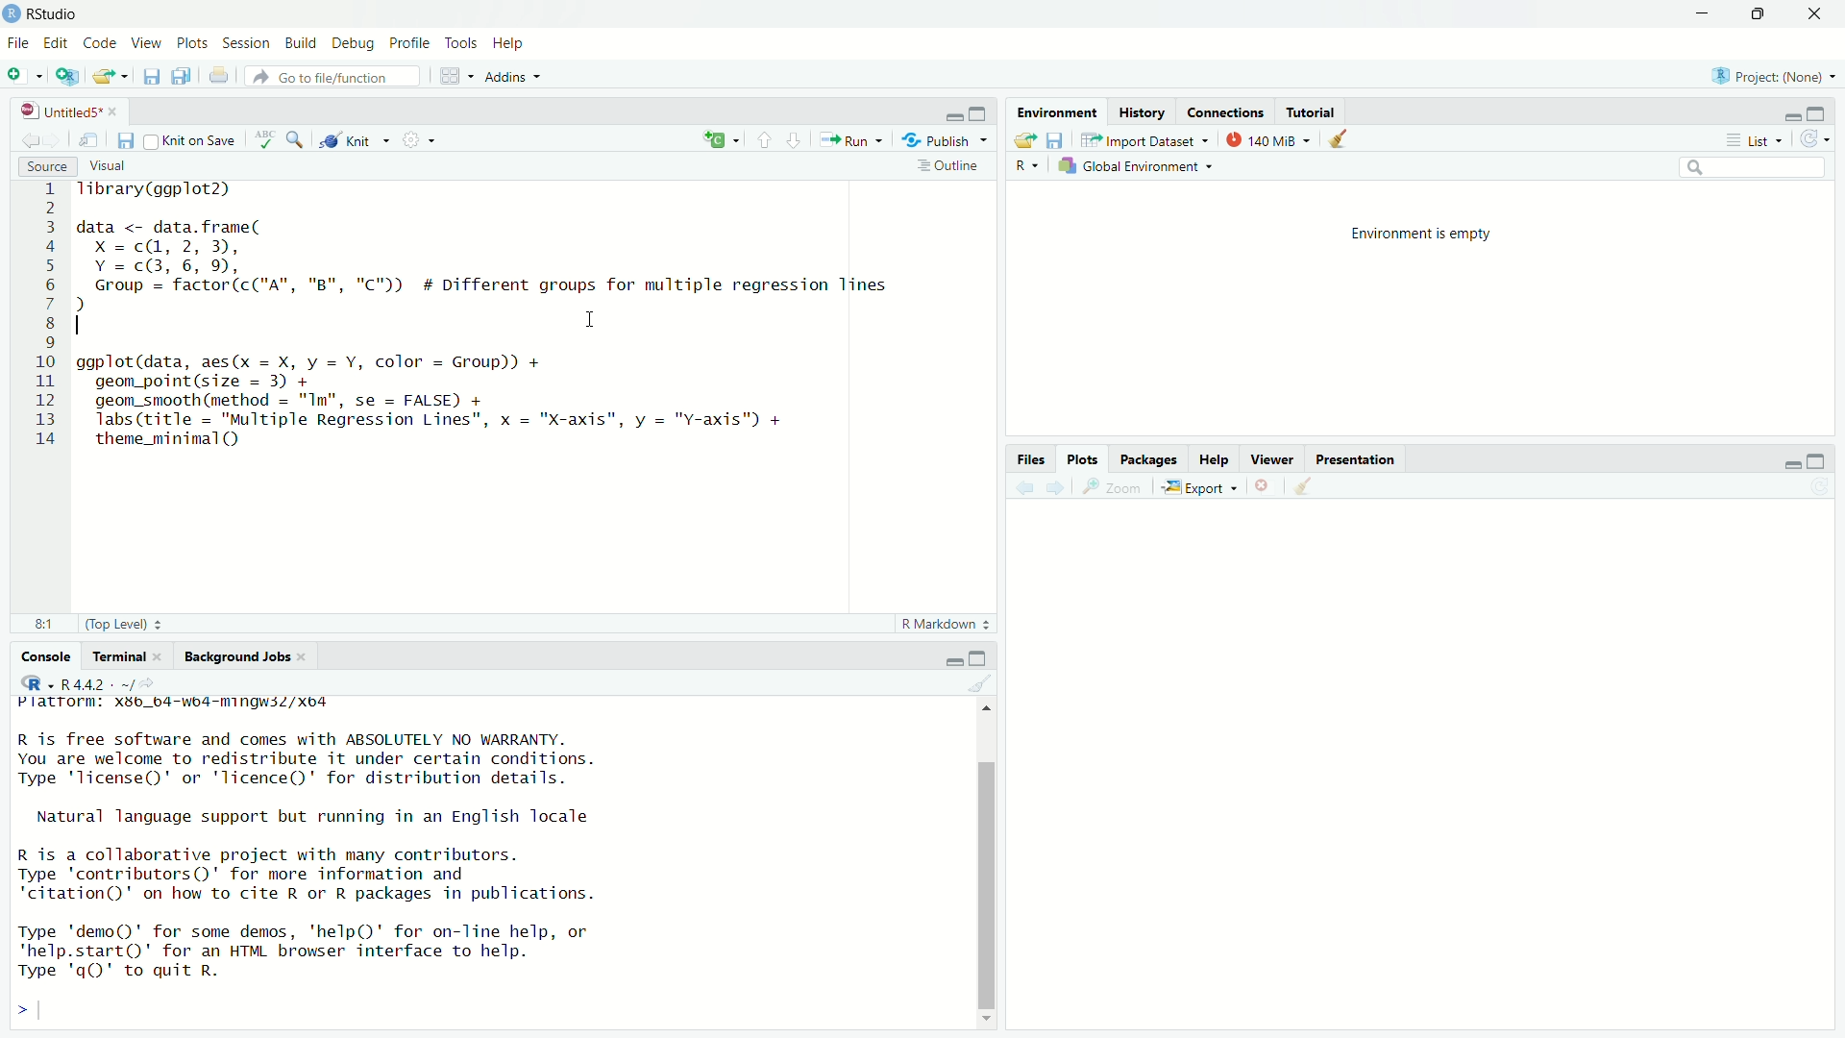  Describe the element at coordinates (1360, 459) in the screenshot. I see `Presentation` at that location.